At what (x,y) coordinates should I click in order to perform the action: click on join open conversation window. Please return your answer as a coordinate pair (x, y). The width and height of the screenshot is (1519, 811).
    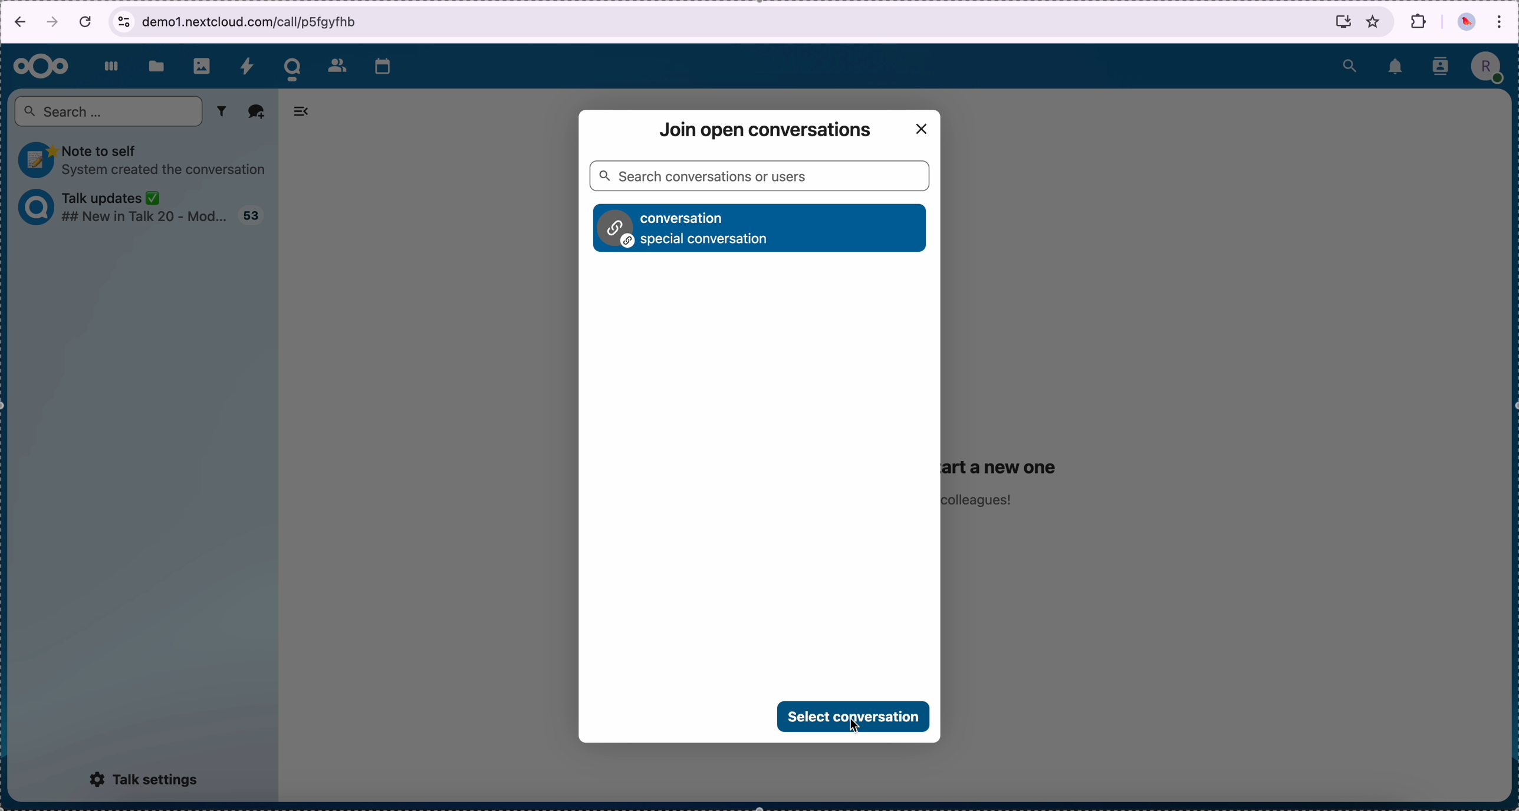
    Looking at the image, I should click on (764, 127).